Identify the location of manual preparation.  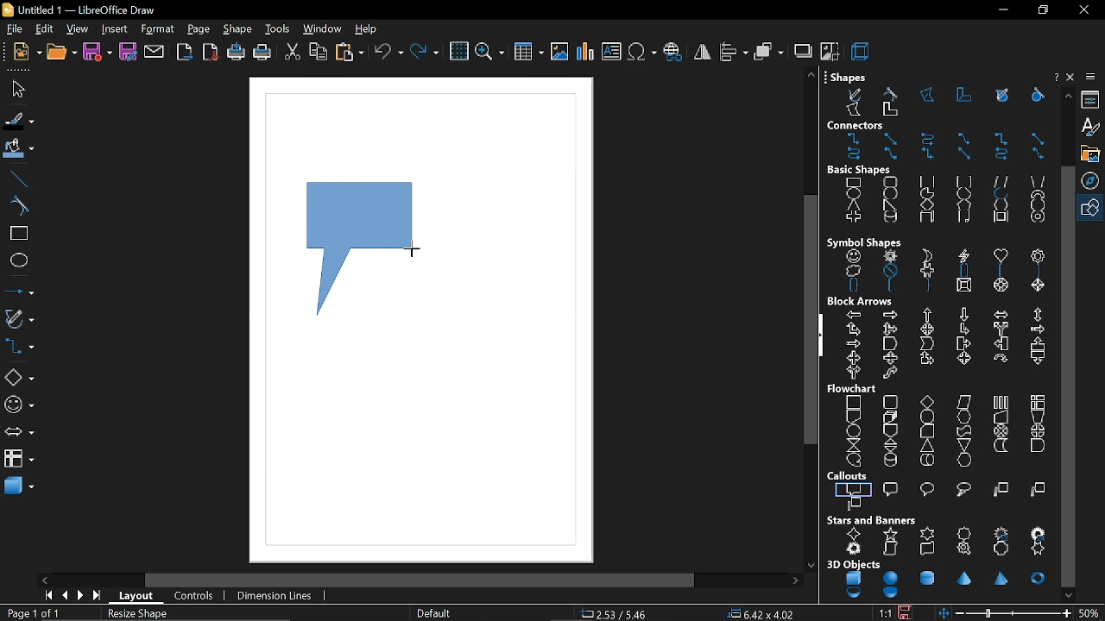
(1038, 416).